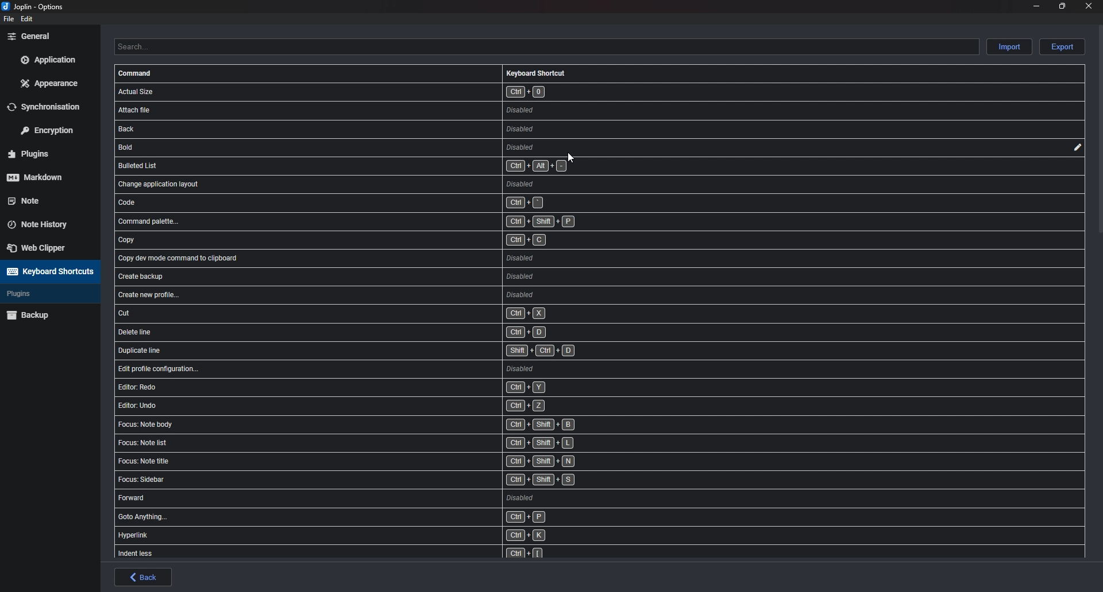 The height and width of the screenshot is (592, 1103). I want to click on shortcut, so click(379, 501).